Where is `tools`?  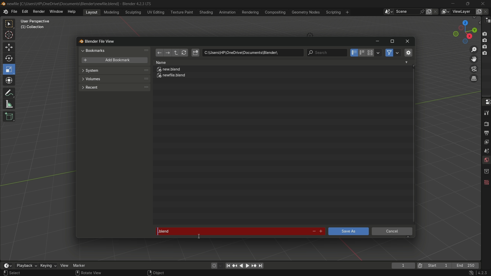
tools is located at coordinates (486, 113).